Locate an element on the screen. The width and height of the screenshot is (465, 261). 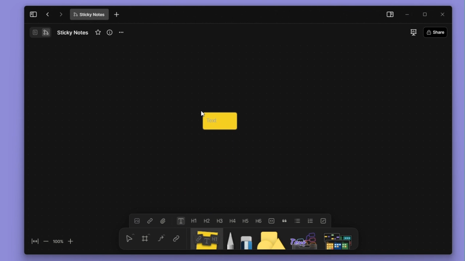
shape is located at coordinates (270, 239).